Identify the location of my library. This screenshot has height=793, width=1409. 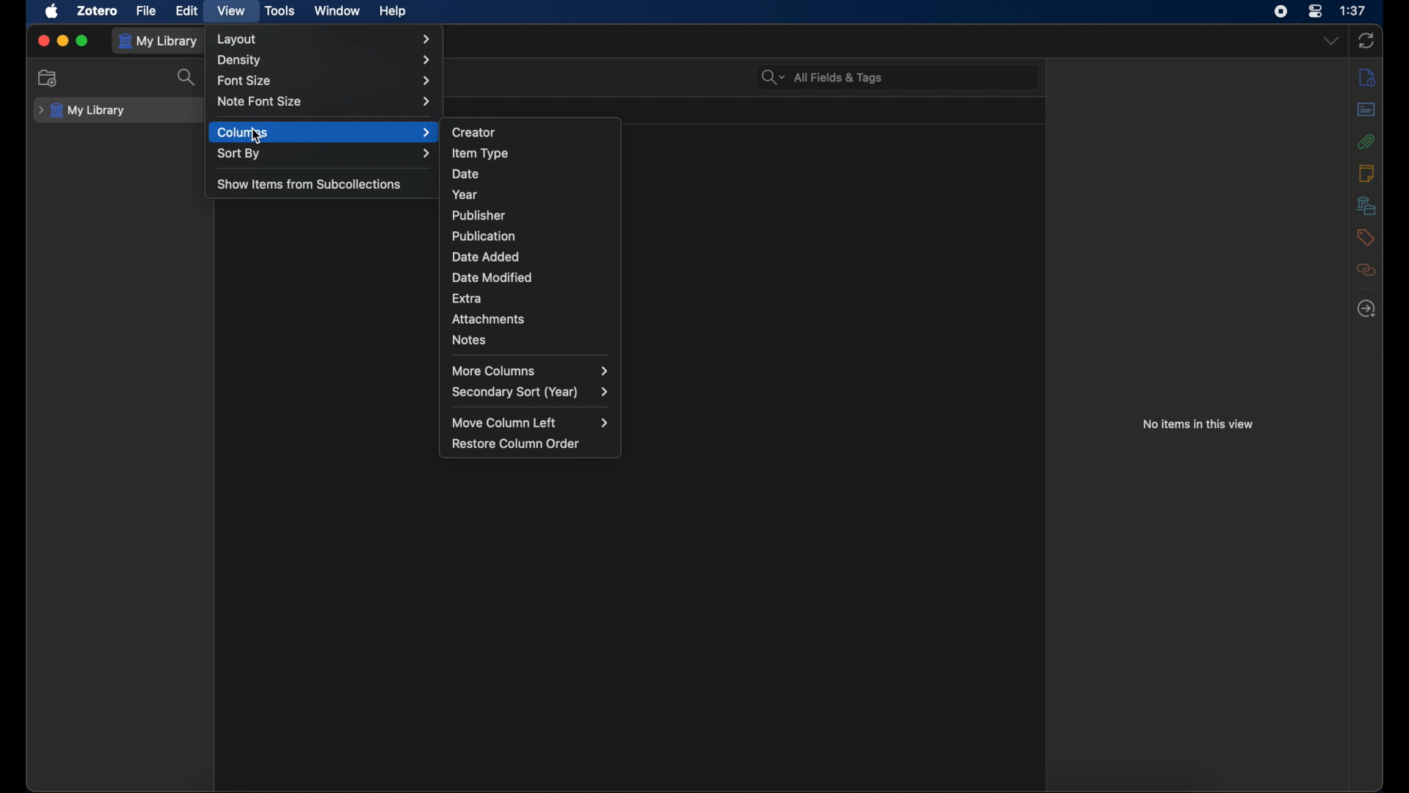
(82, 111).